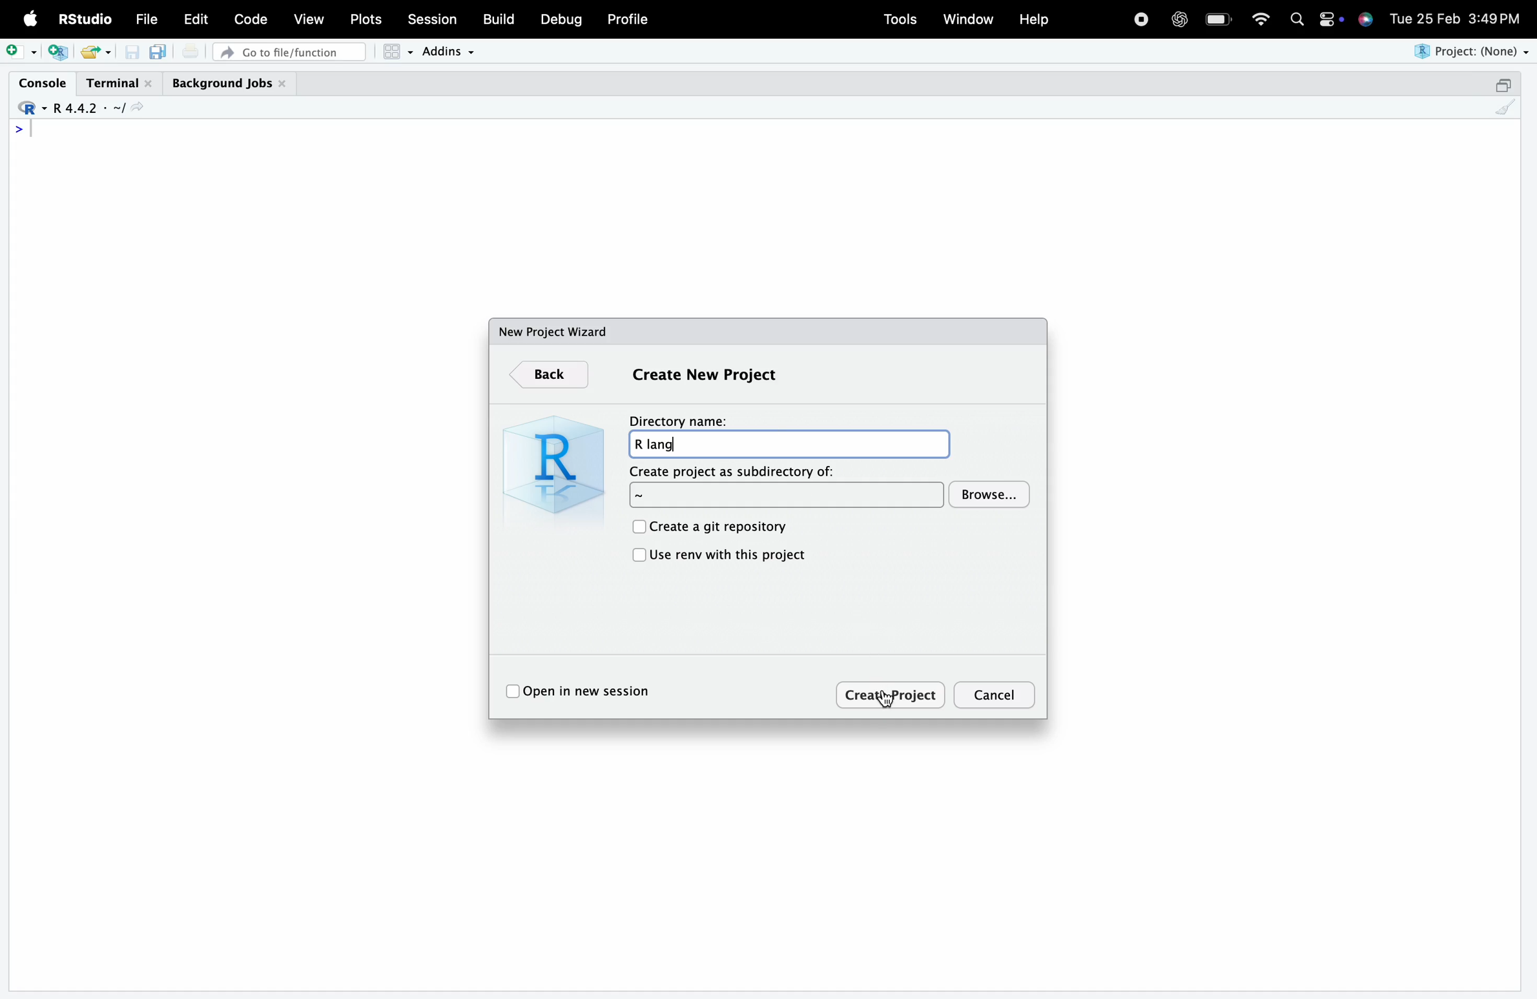  What do you see at coordinates (1495, 17) in the screenshot?
I see `3:48 PM` at bounding box center [1495, 17].